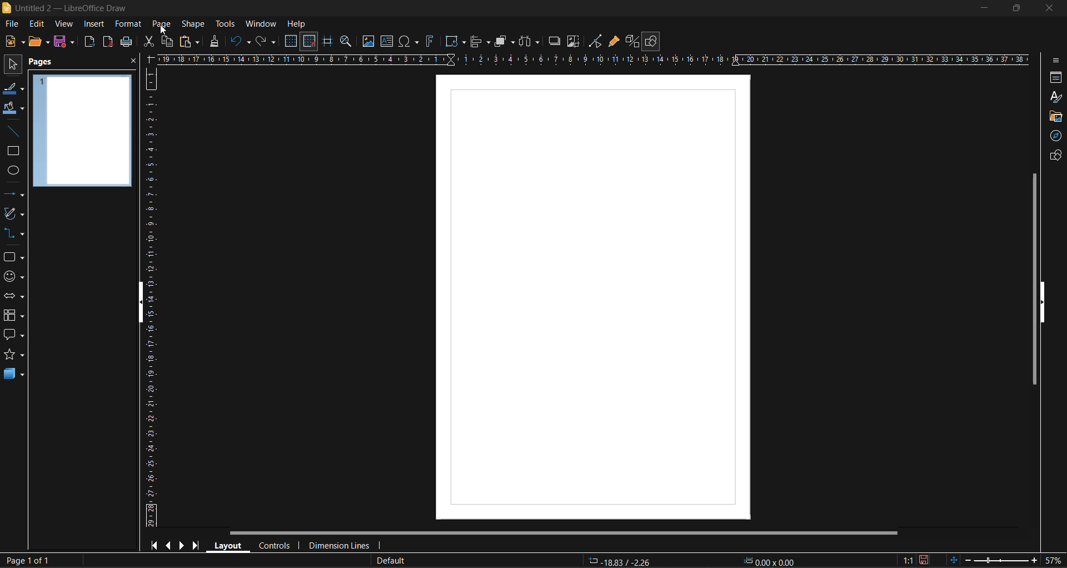 This screenshot has width=1067, height=568. Describe the element at coordinates (12, 355) in the screenshot. I see `stars and banners` at that location.